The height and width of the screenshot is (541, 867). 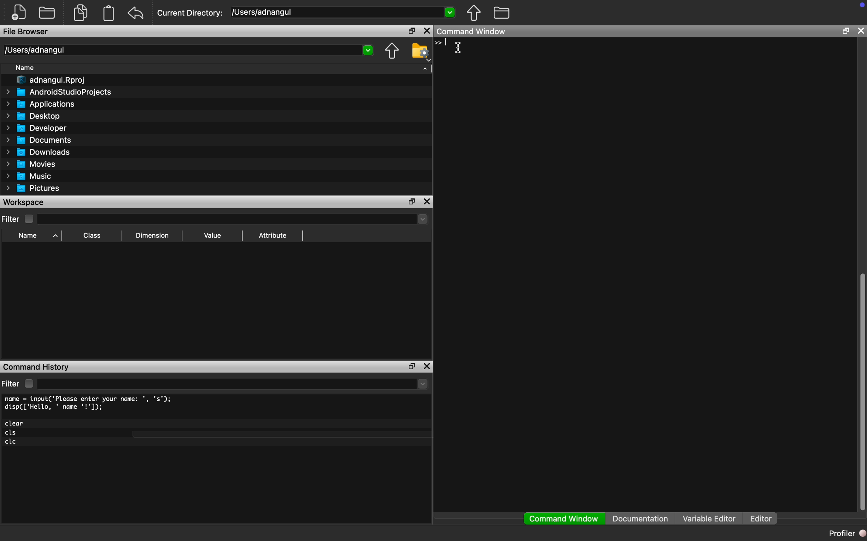 I want to click on Developer, so click(x=35, y=128).